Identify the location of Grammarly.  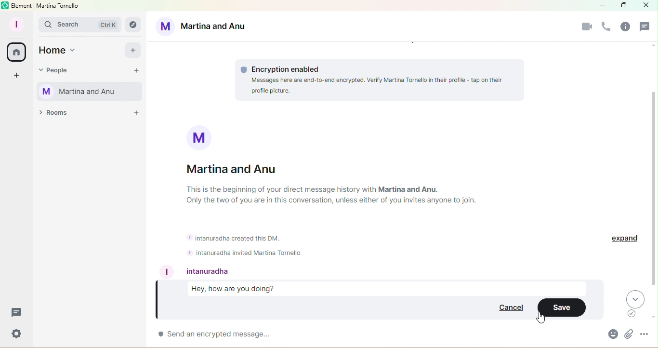
(632, 314).